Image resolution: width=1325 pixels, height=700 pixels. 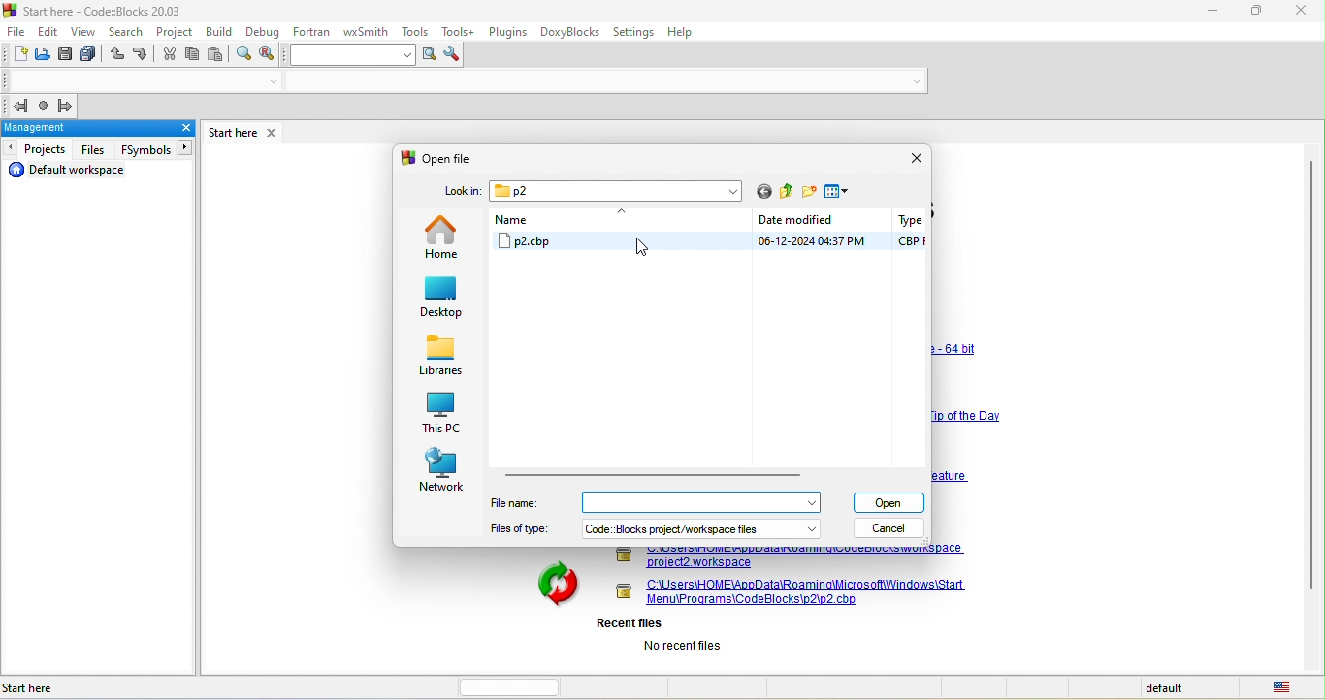 I want to click on build, so click(x=221, y=34).